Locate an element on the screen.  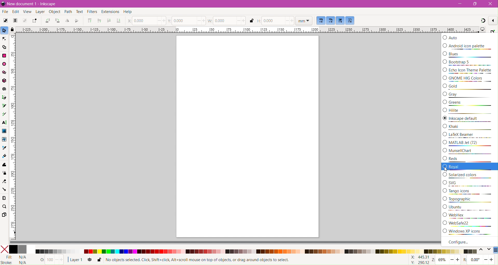
MATLAB Jet(72) is located at coordinates (470, 143).